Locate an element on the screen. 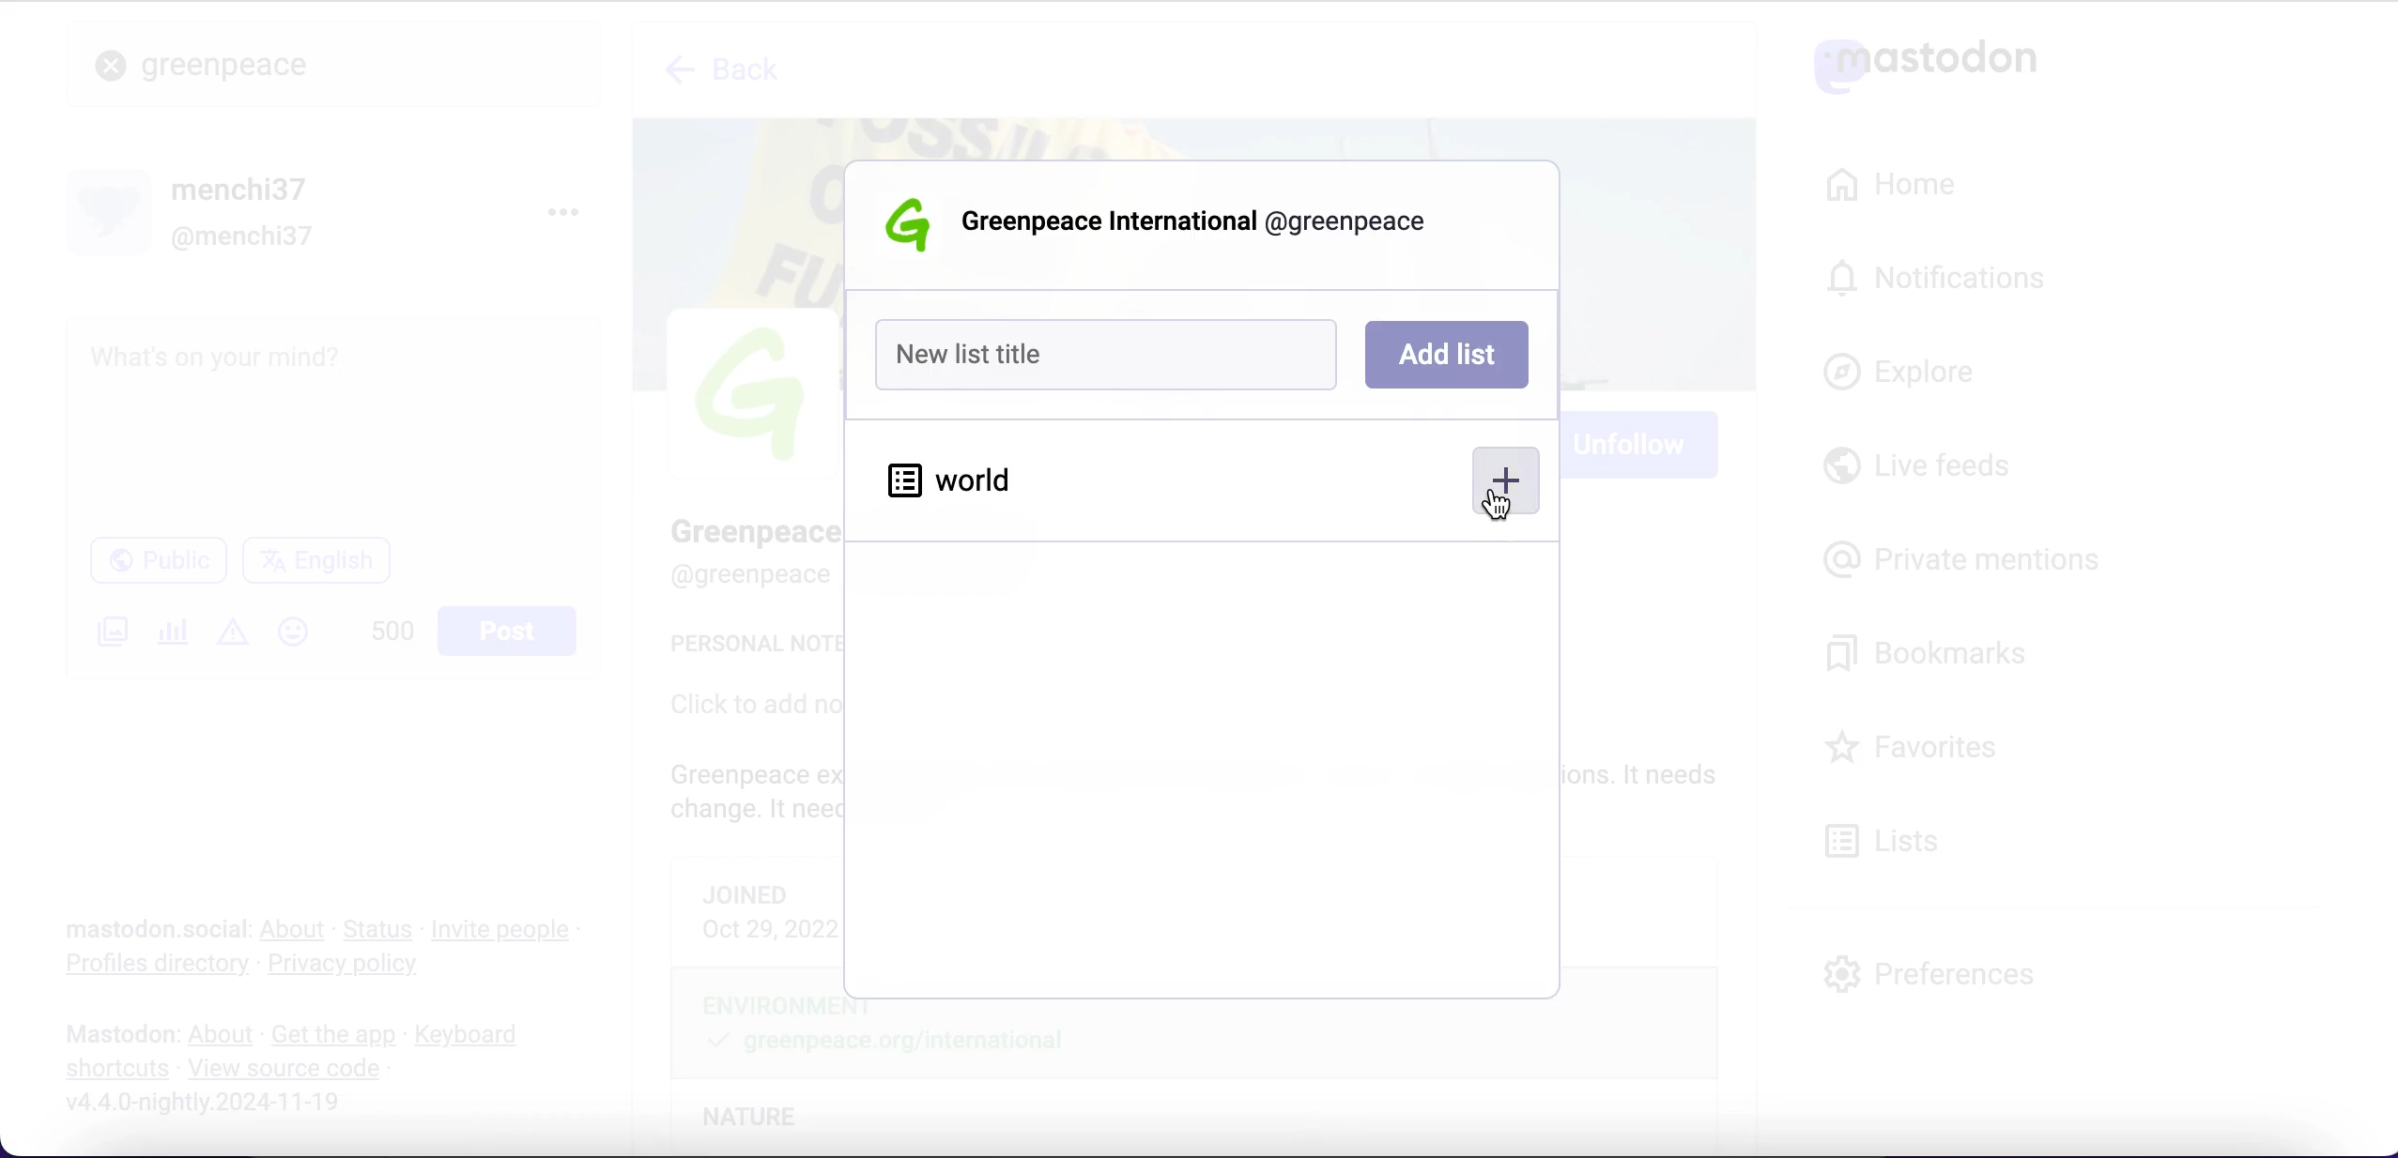 The height and width of the screenshot is (1158, 2398). preferences is located at coordinates (1930, 973).